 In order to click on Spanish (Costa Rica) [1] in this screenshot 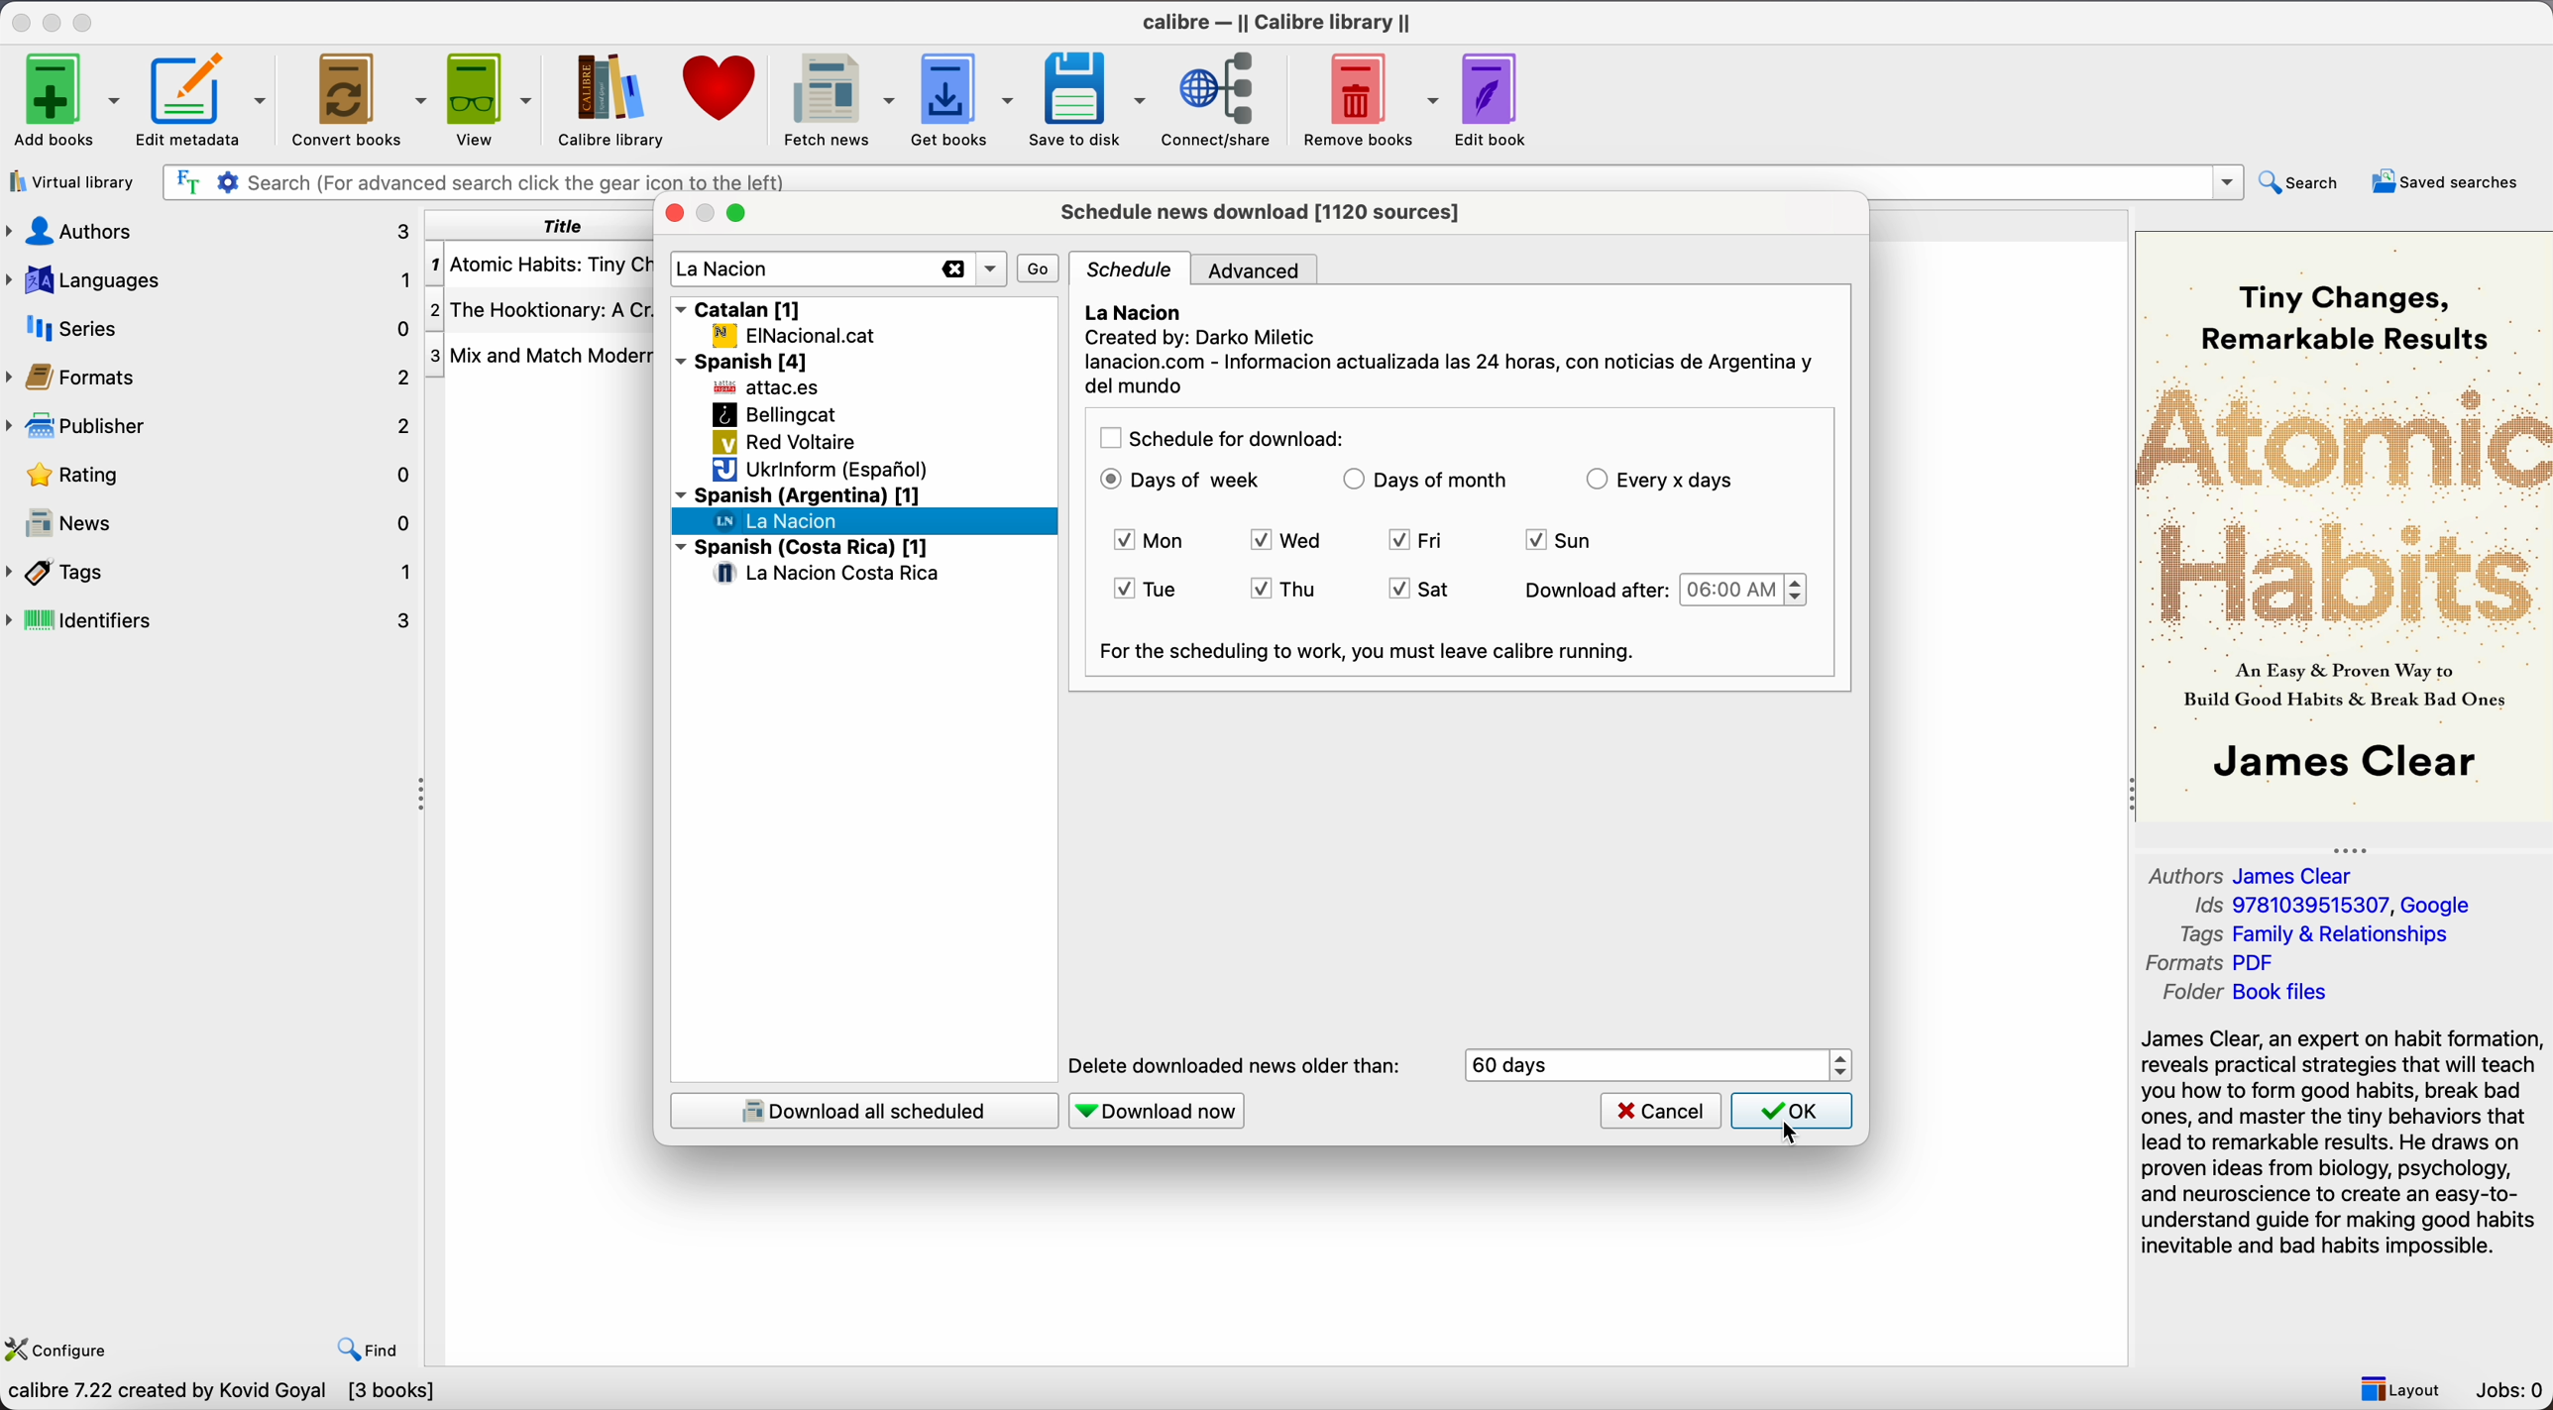, I will do `click(803, 548)`.